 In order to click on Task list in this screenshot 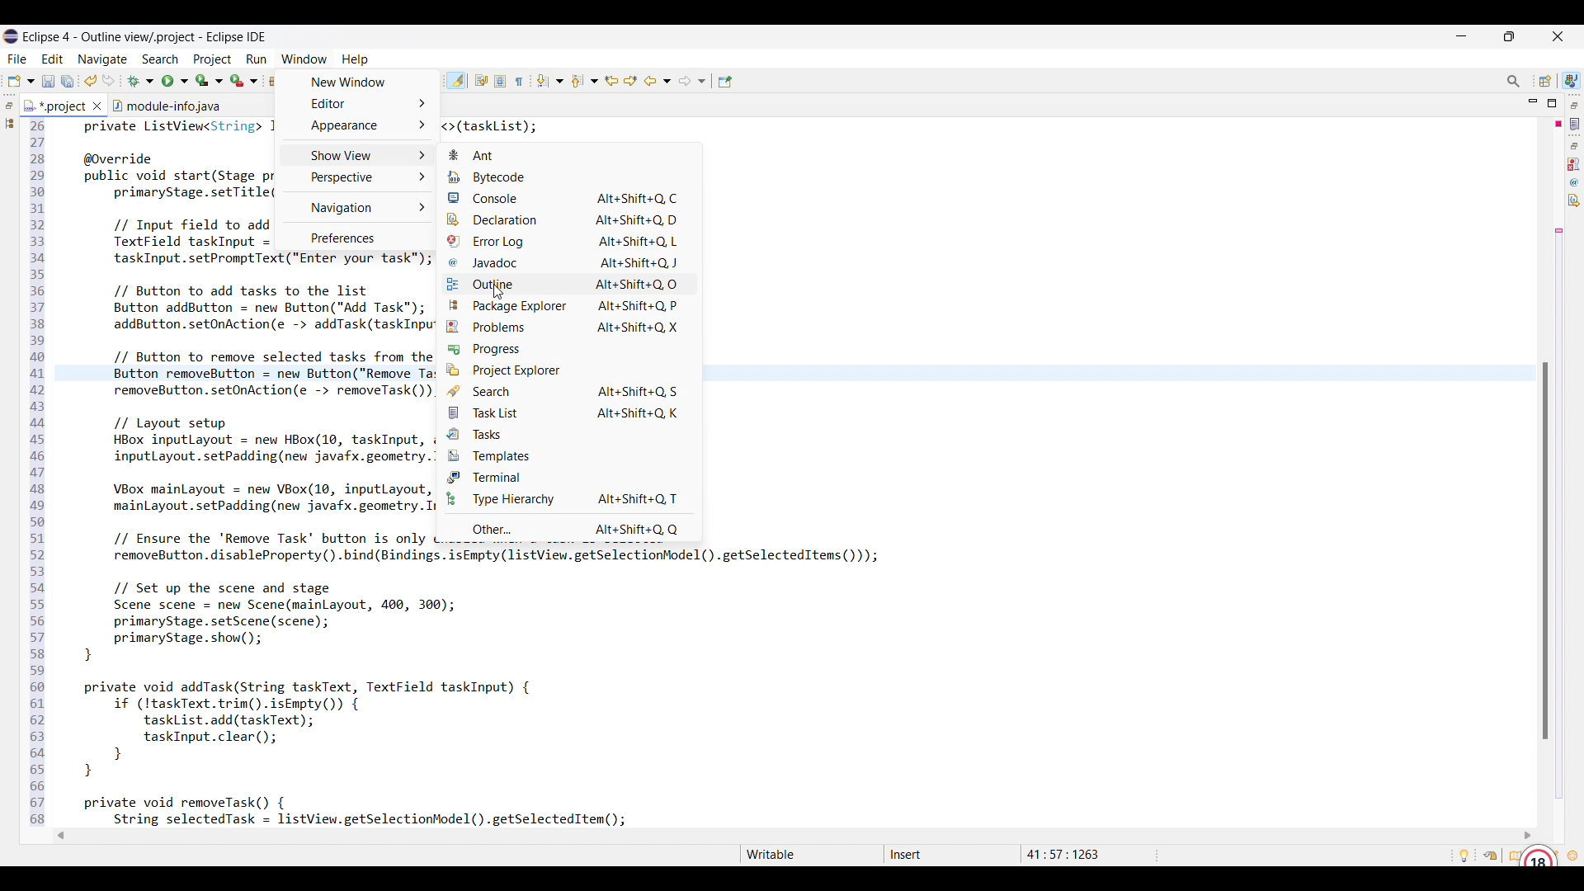, I will do `click(1575, 124)`.